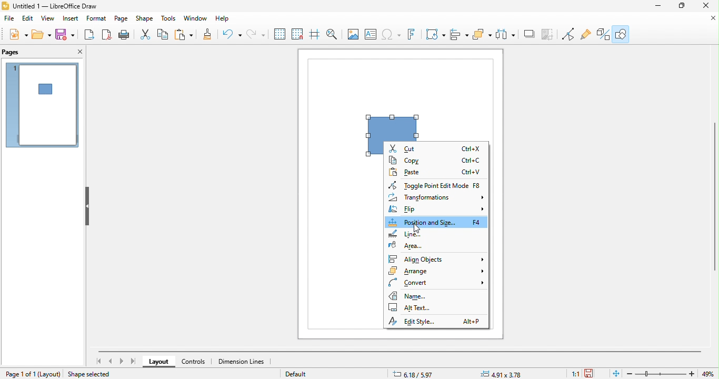 This screenshot has width=719, height=379. Describe the element at coordinates (436, 258) in the screenshot. I see `align objects` at that location.